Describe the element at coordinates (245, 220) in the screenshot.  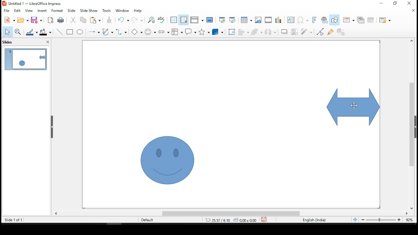
I see `0.00x0.00` at that location.